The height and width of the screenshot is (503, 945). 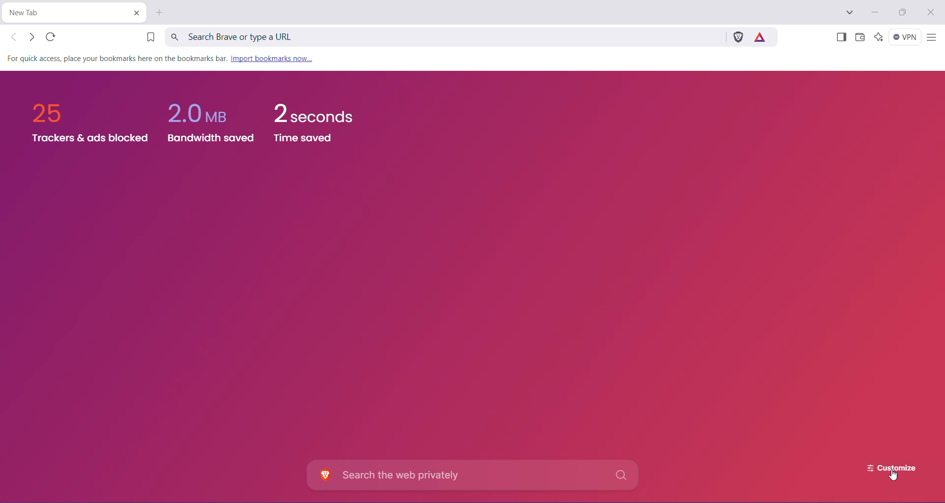 I want to click on Brave Shields, so click(x=738, y=36).